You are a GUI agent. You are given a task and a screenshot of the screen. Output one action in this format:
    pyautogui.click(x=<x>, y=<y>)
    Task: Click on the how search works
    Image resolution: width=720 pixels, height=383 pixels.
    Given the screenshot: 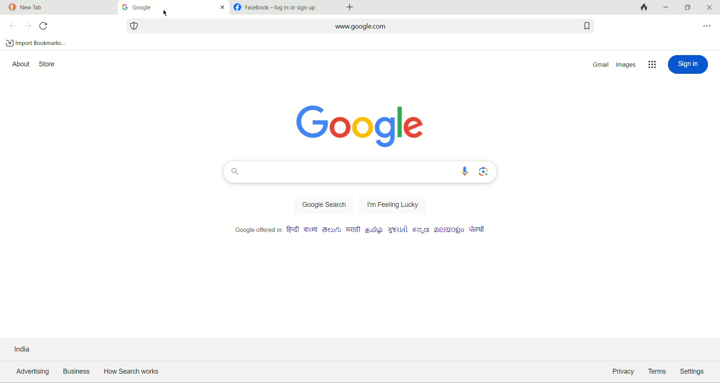 What is the action you would take?
    pyautogui.click(x=132, y=372)
    